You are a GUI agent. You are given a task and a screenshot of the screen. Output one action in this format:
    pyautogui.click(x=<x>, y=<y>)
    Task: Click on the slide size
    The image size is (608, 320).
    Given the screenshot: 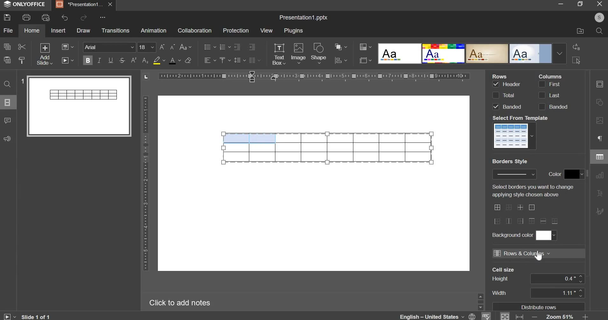 What is the action you would take?
    pyautogui.click(x=365, y=60)
    